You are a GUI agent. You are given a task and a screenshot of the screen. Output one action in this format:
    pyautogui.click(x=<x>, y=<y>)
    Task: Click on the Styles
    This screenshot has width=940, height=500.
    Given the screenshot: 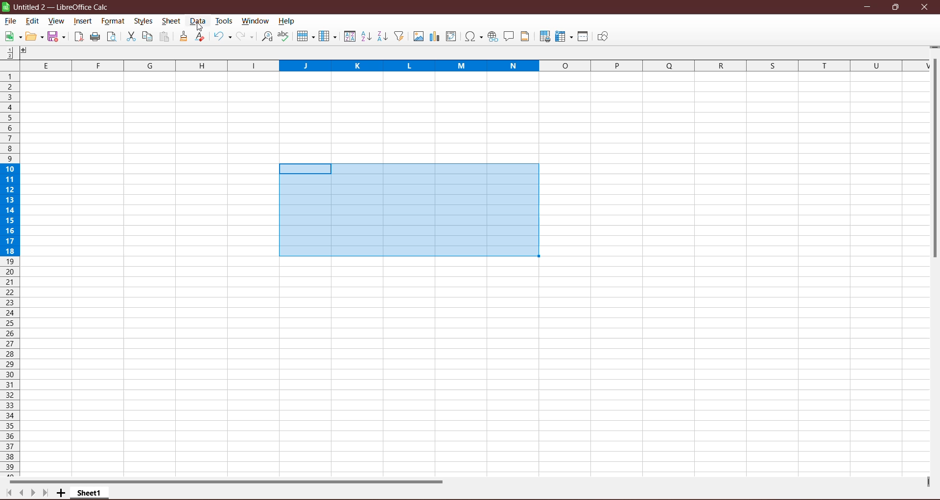 What is the action you would take?
    pyautogui.click(x=144, y=22)
    